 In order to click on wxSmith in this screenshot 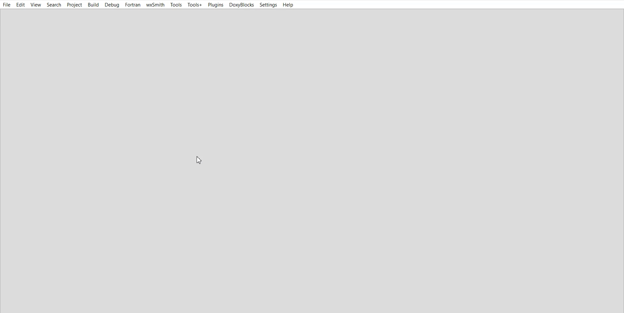, I will do `click(156, 5)`.